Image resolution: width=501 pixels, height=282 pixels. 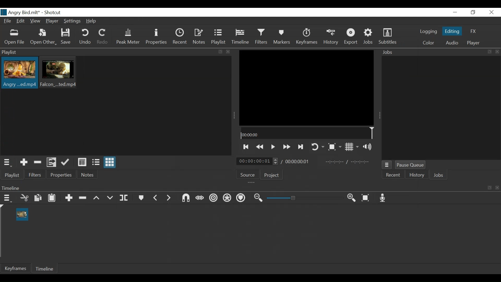 What do you see at coordinates (43, 37) in the screenshot?
I see `Open Other` at bounding box center [43, 37].